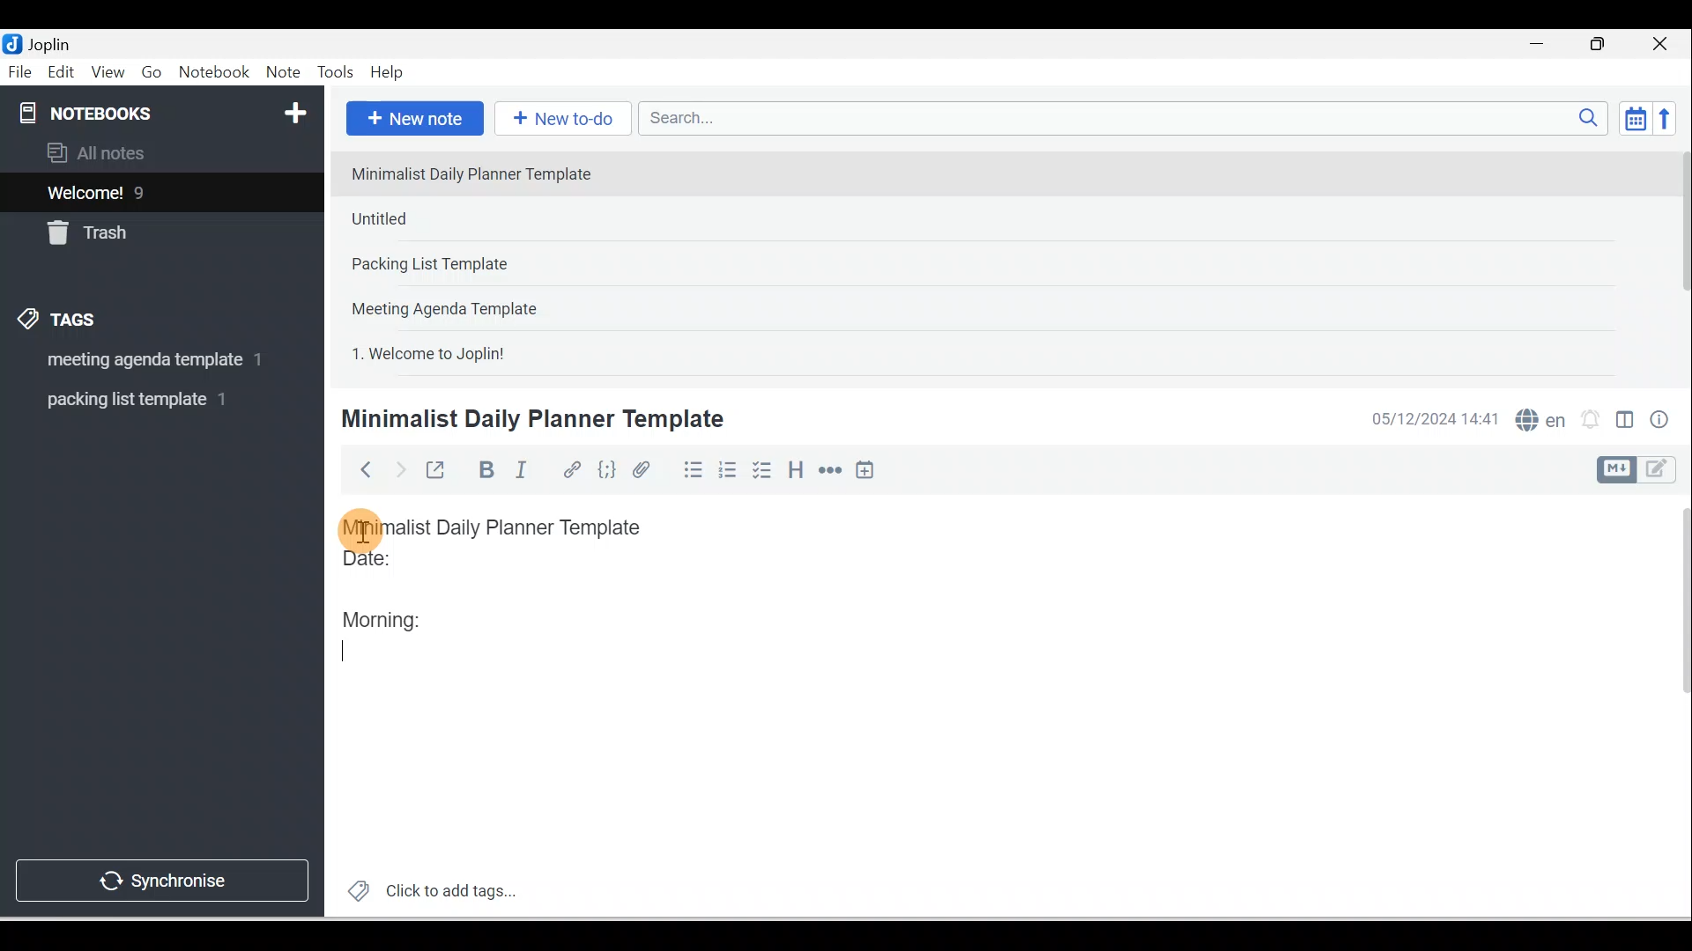 Image resolution: width=1692 pixels, height=951 pixels. I want to click on Note 5, so click(493, 351).